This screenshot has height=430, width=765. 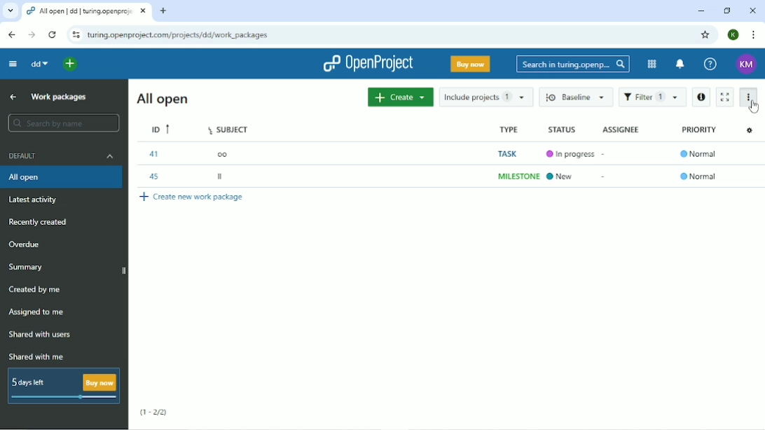 What do you see at coordinates (577, 97) in the screenshot?
I see `Baseline` at bounding box center [577, 97].